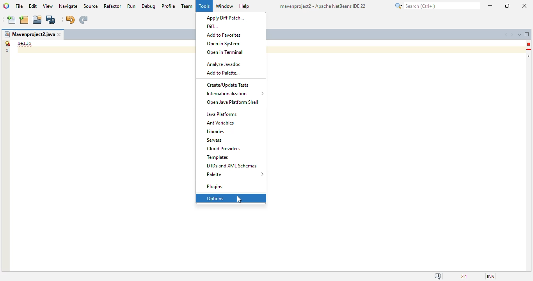 The image size is (533, 281). What do you see at coordinates (7, 46) in the screenshot?
I see `line numbers` at bounding box center [7, 46].